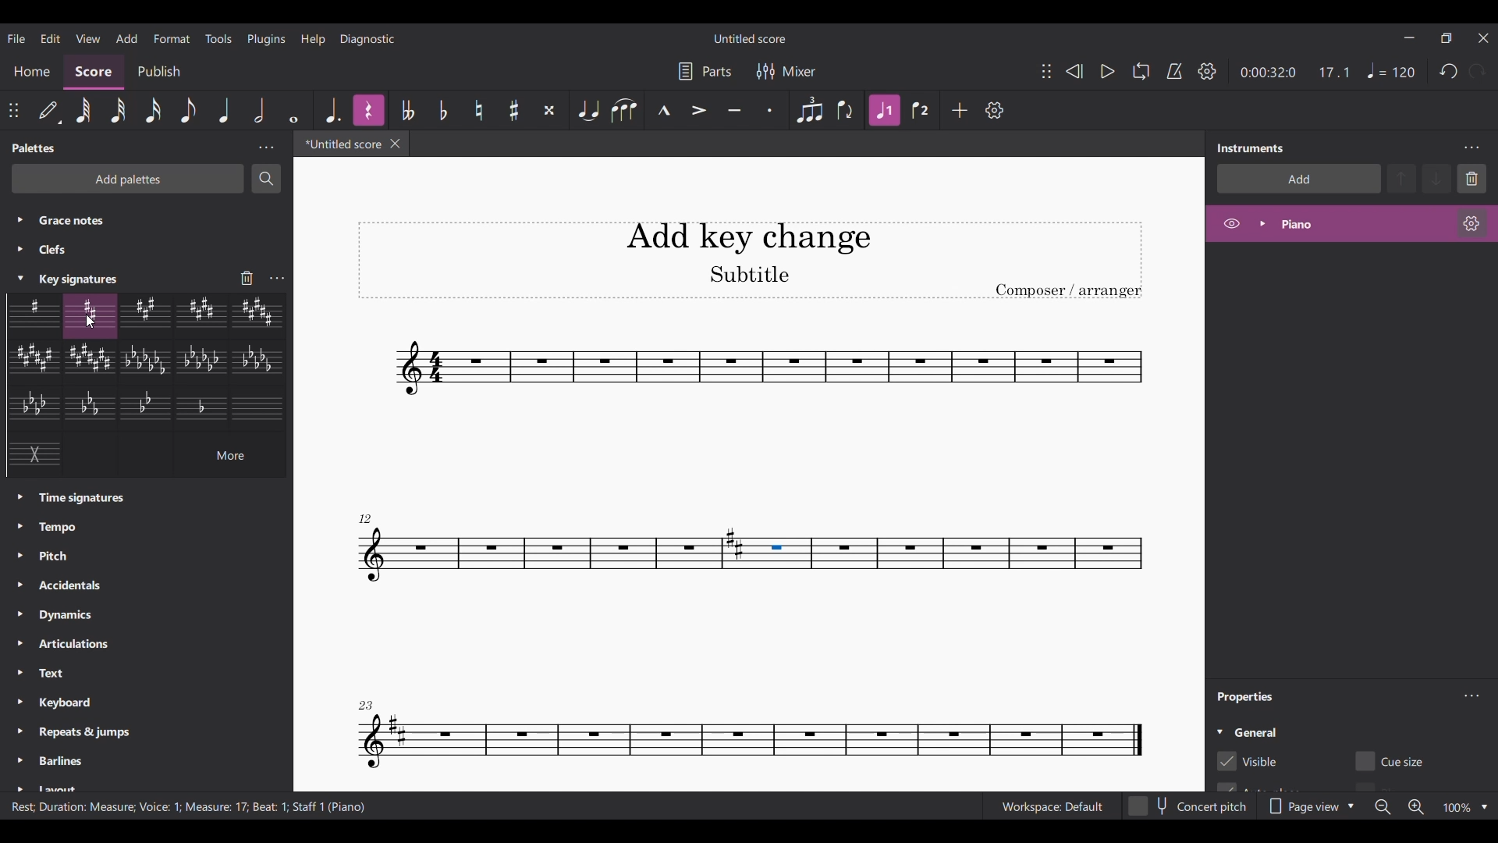 This screenshot has width=1498, height=843. Describe the element at coordinates (479, 110) in the screenshot. I see `Toggle sharp` at that location.